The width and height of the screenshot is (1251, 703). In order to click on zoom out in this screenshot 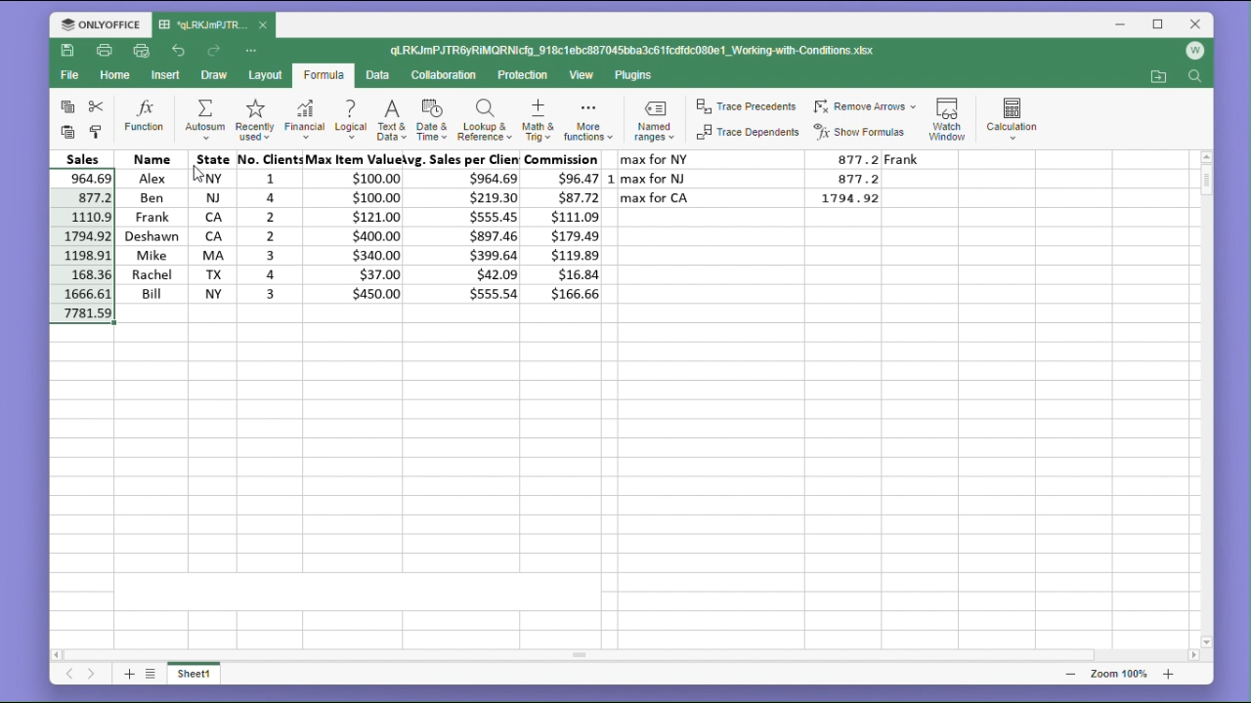, I will do `click(1070, 674)`.